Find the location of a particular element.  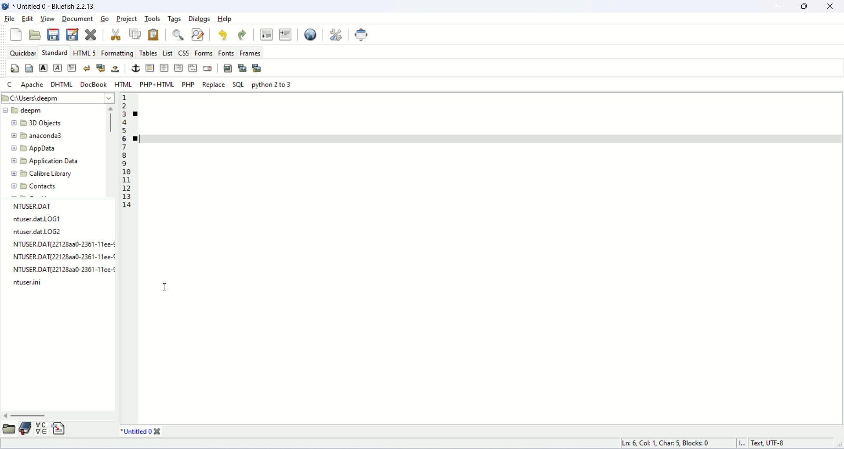

edit is located at coordinates (27, 19).